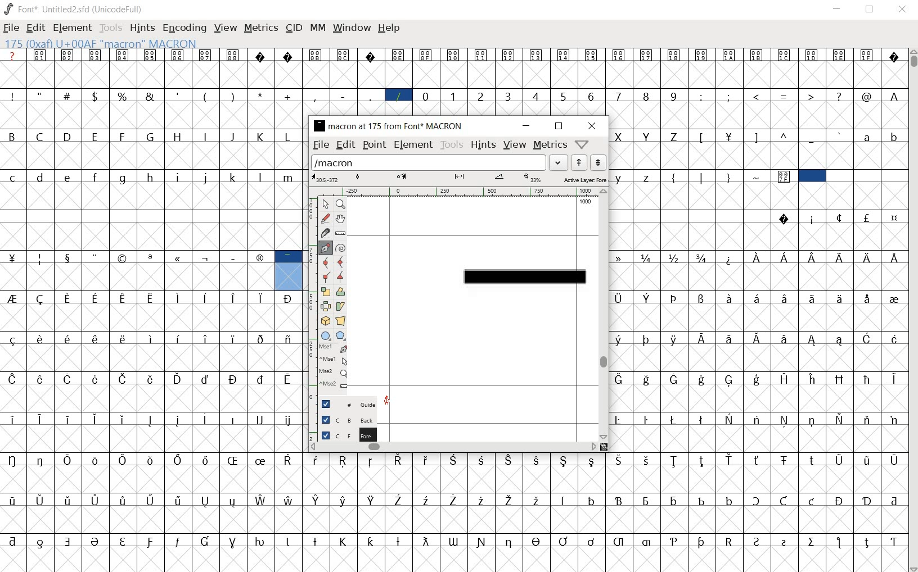 The height and width of the screenshot is (572, 918). I want to click on Symbol, so click(729, 56).